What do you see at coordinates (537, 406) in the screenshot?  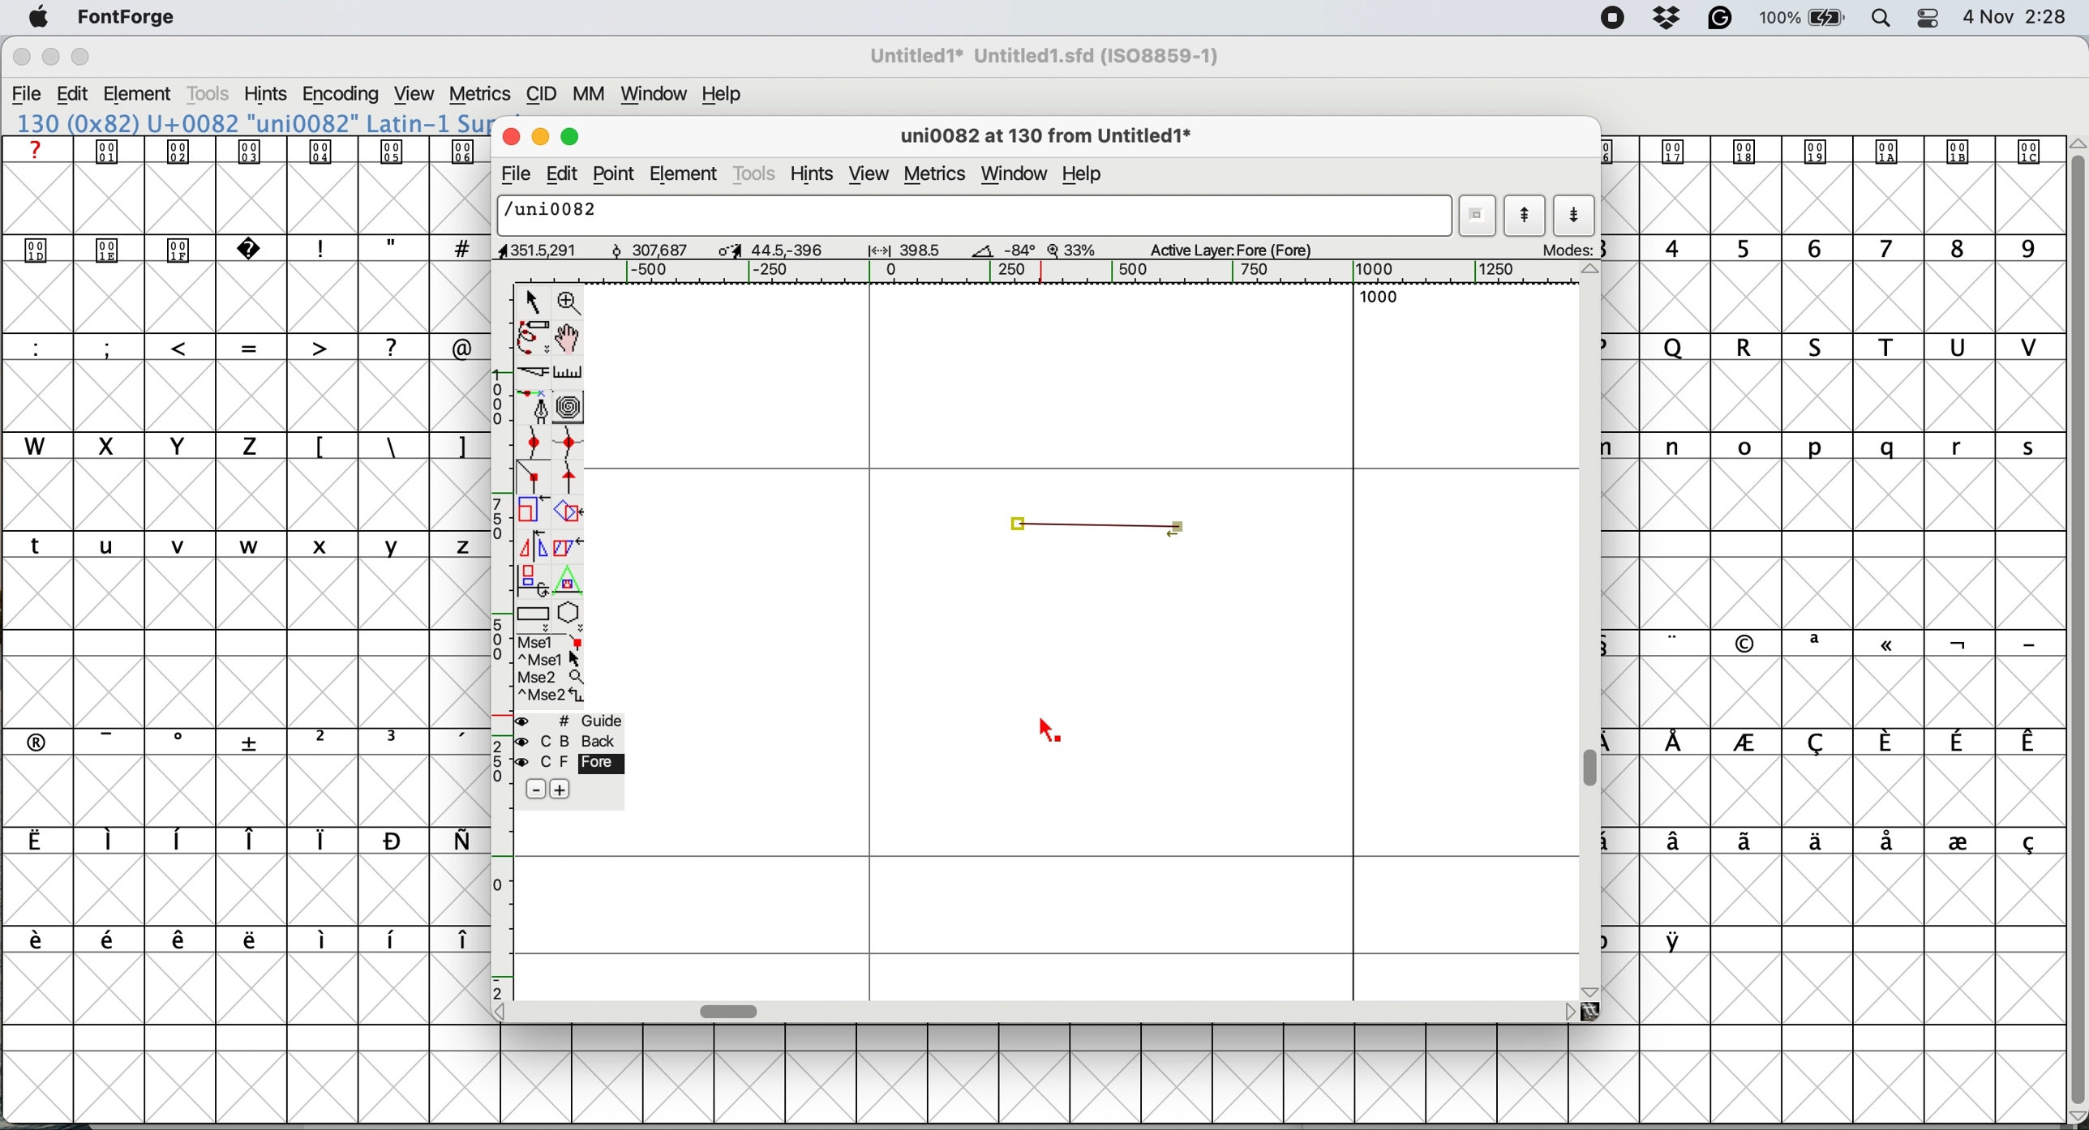 I see `add a point and drag out its control points` at bounding box center [537, 406].